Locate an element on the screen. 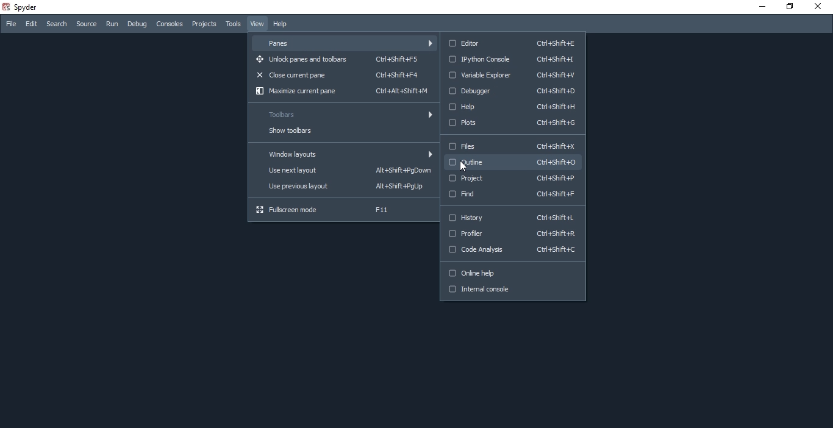  Debugger is located at coordinates (515, 91).